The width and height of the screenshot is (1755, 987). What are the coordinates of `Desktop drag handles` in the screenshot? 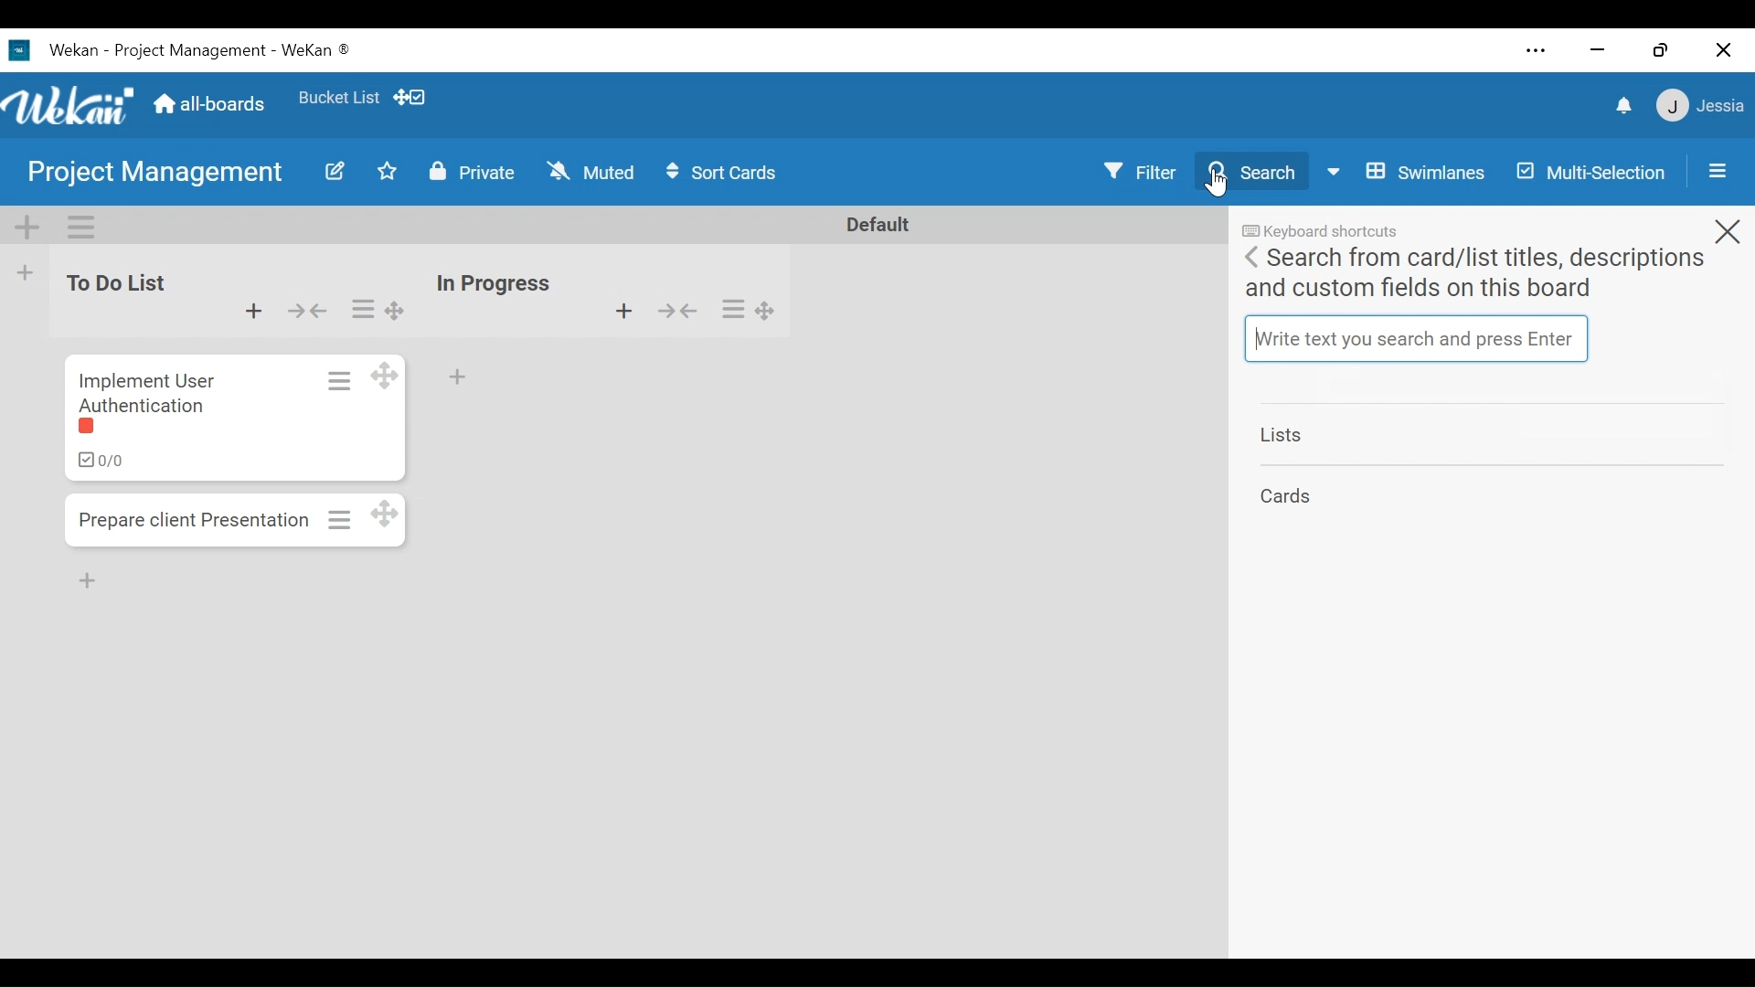 It's located at (771, 313).